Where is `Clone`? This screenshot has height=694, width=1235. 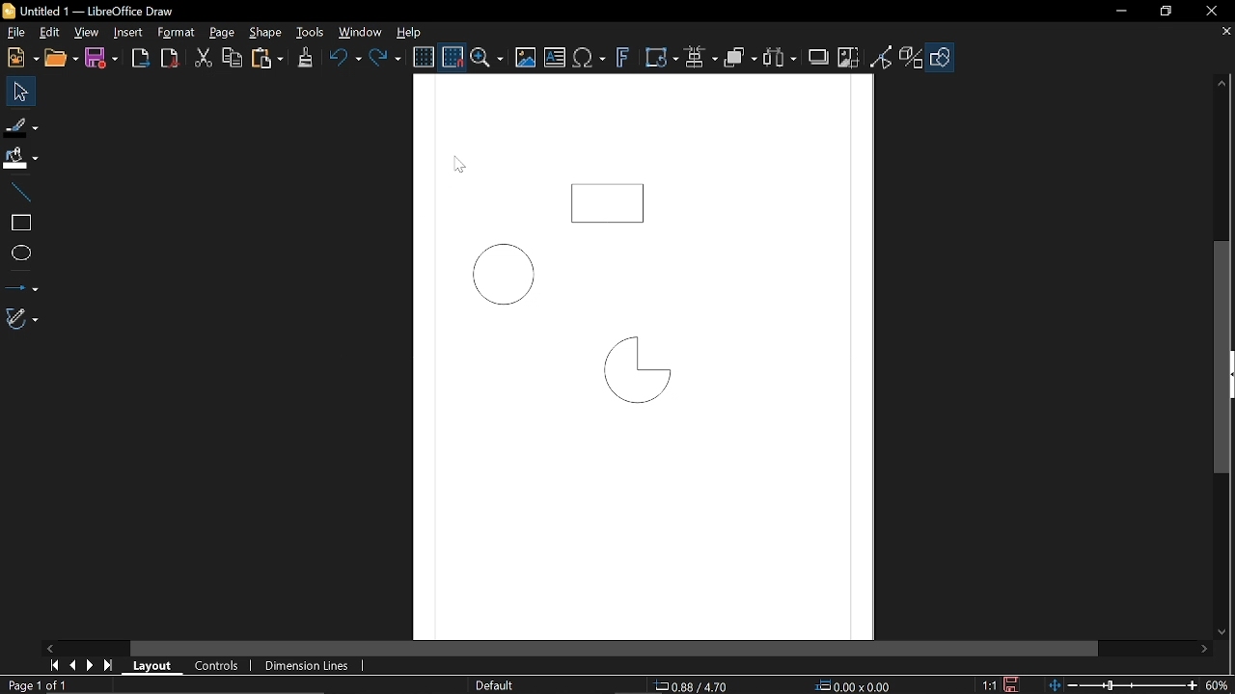
Clone is located at coordinates (304, 60).